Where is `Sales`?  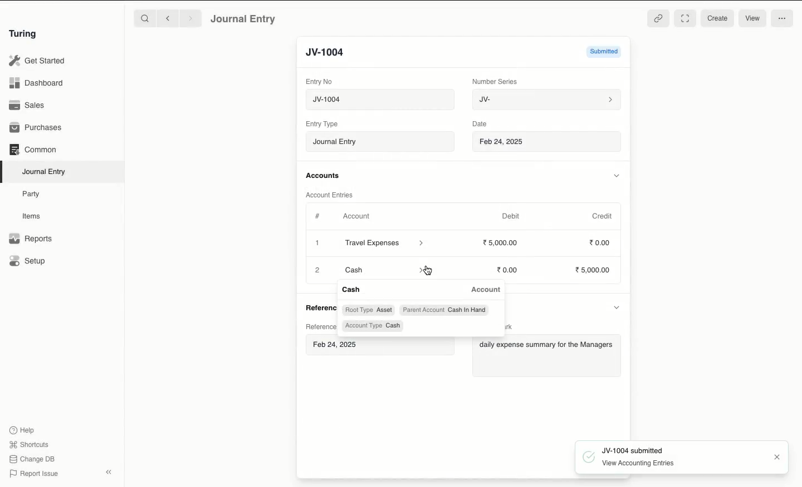 Sales is located at coordinates (28, 105).